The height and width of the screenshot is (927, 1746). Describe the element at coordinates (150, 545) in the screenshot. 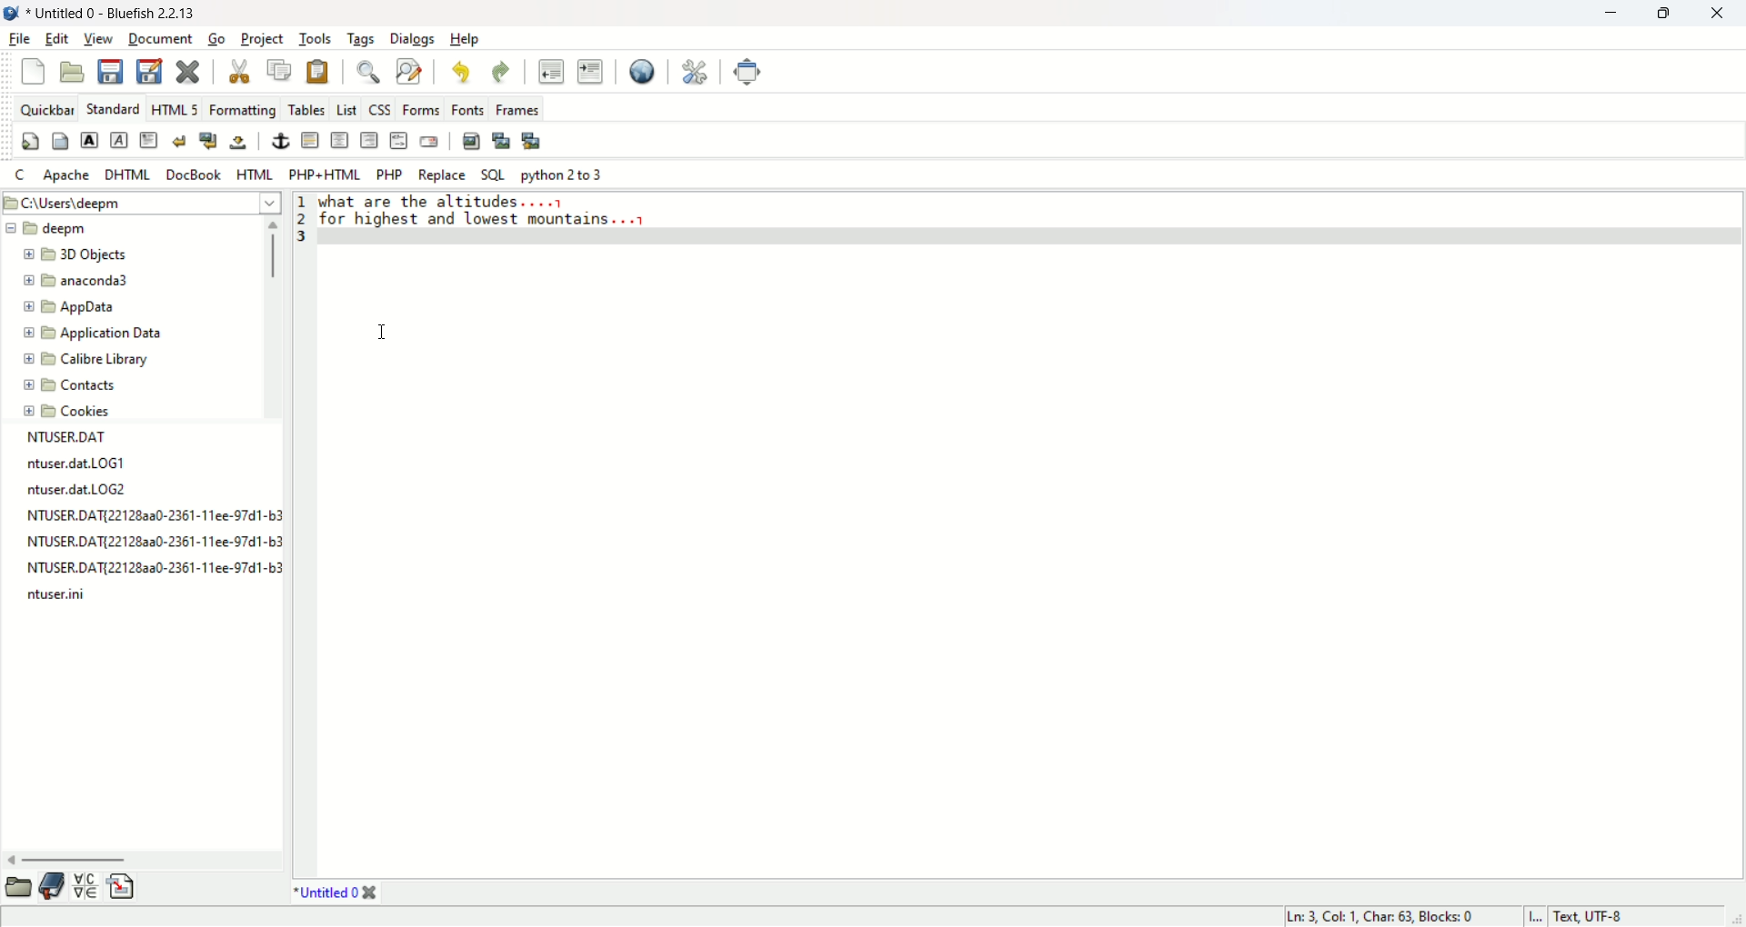

I see `file name` at that location.